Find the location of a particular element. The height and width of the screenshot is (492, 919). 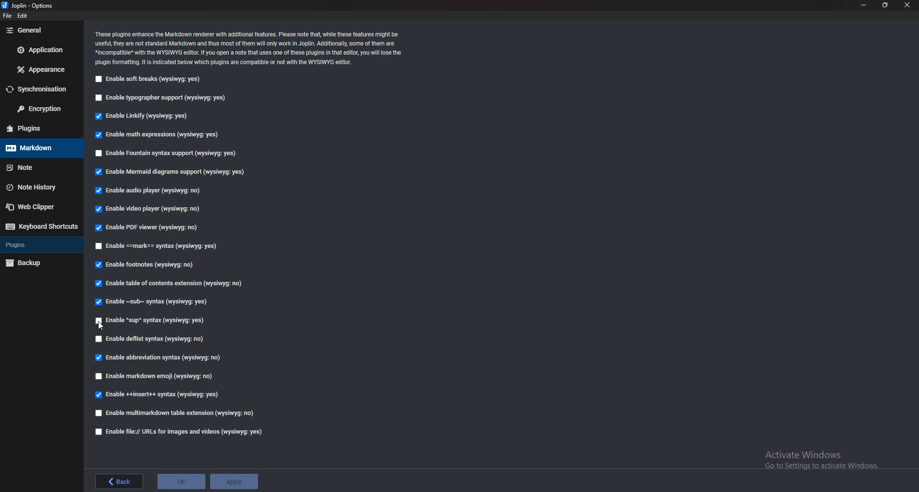

Appearance is located at coordinates (43, 68).